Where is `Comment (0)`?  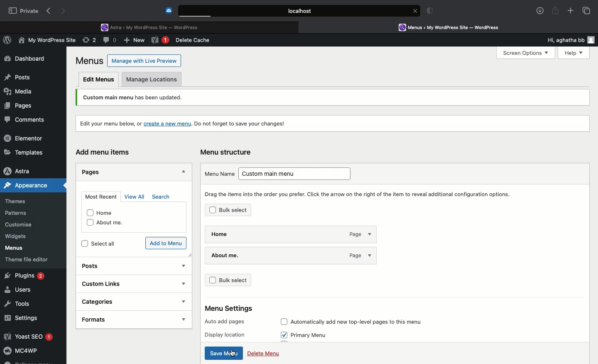
Comment (0) is located at coordinates (111, 40).